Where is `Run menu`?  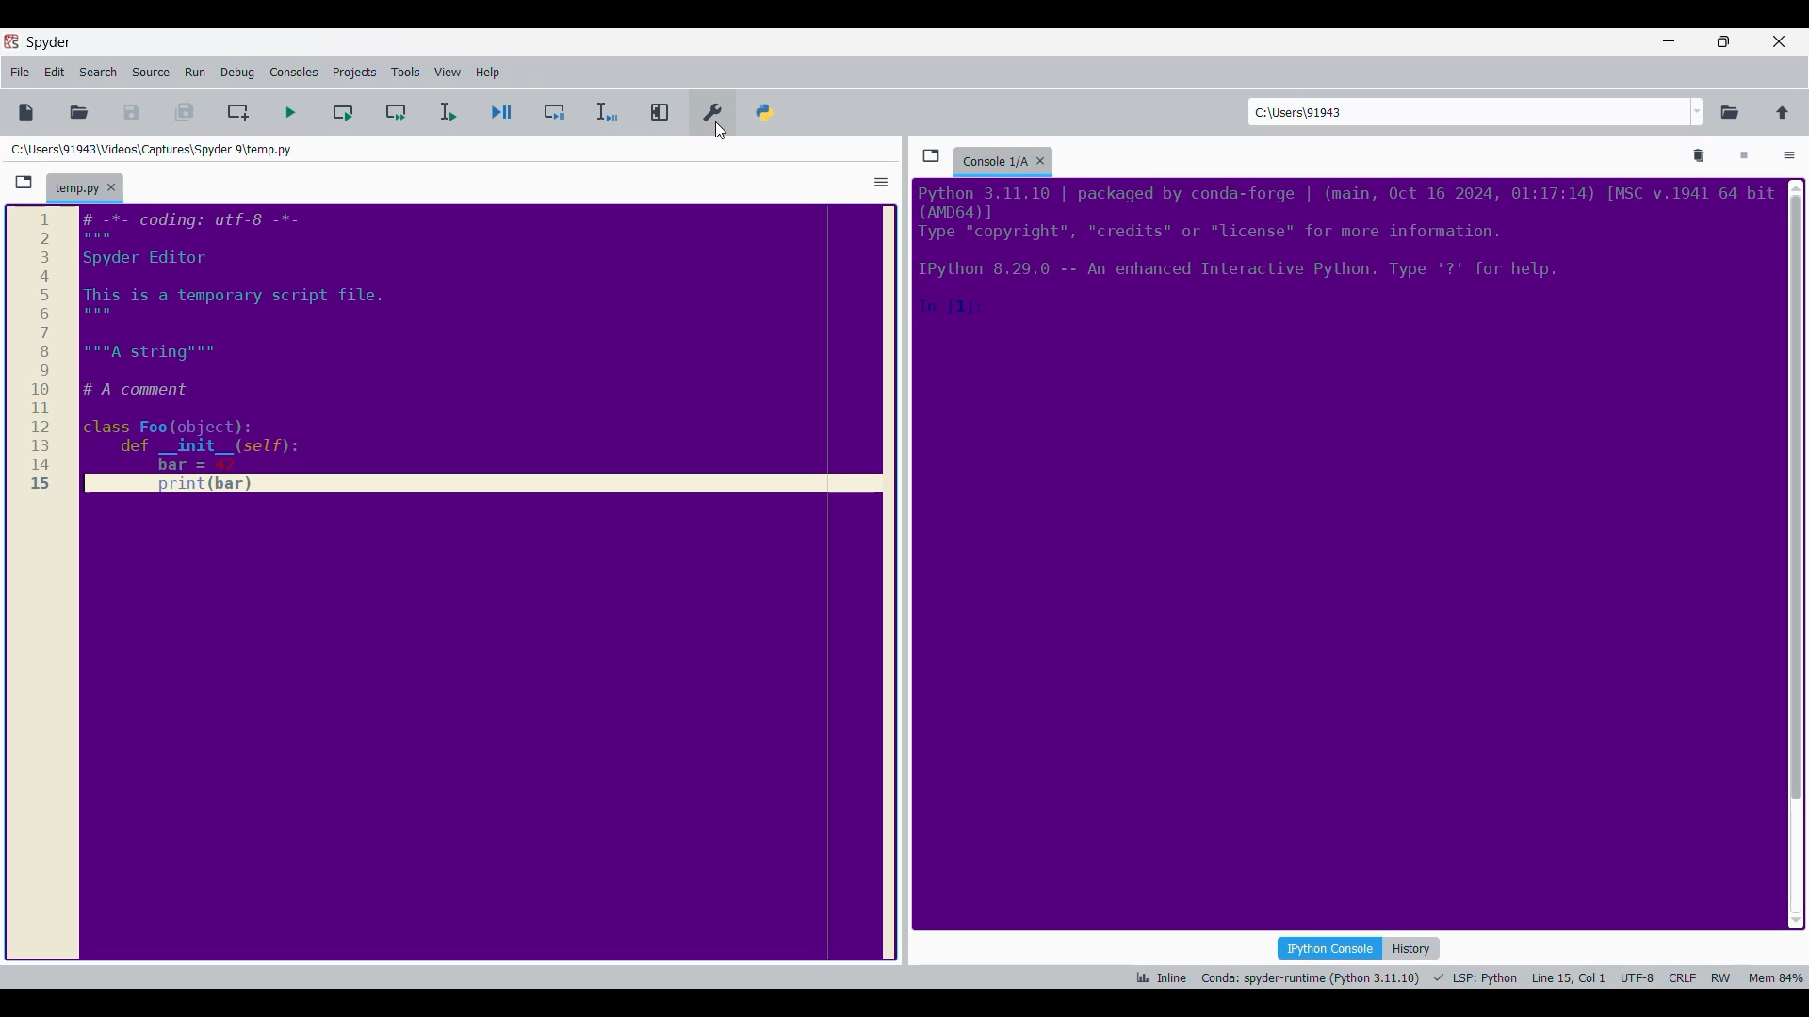 Run menu is located at coordinates (195, 73).